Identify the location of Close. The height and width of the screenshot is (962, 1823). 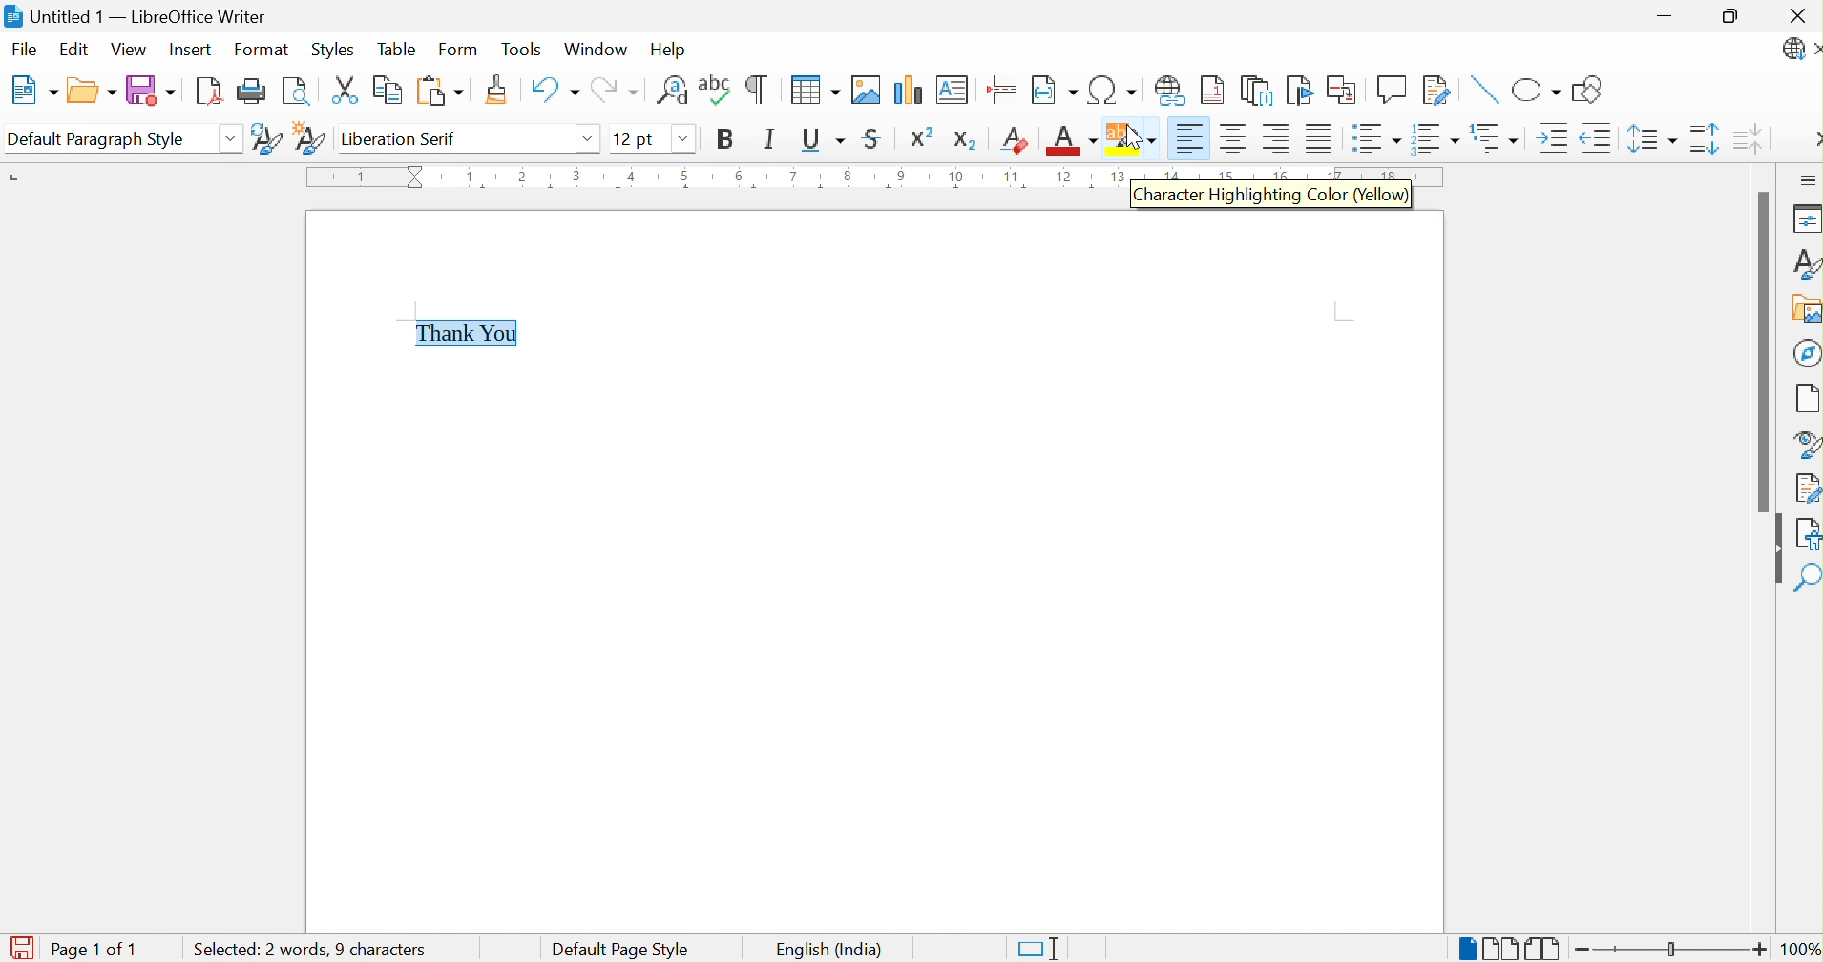
(1794, 14).